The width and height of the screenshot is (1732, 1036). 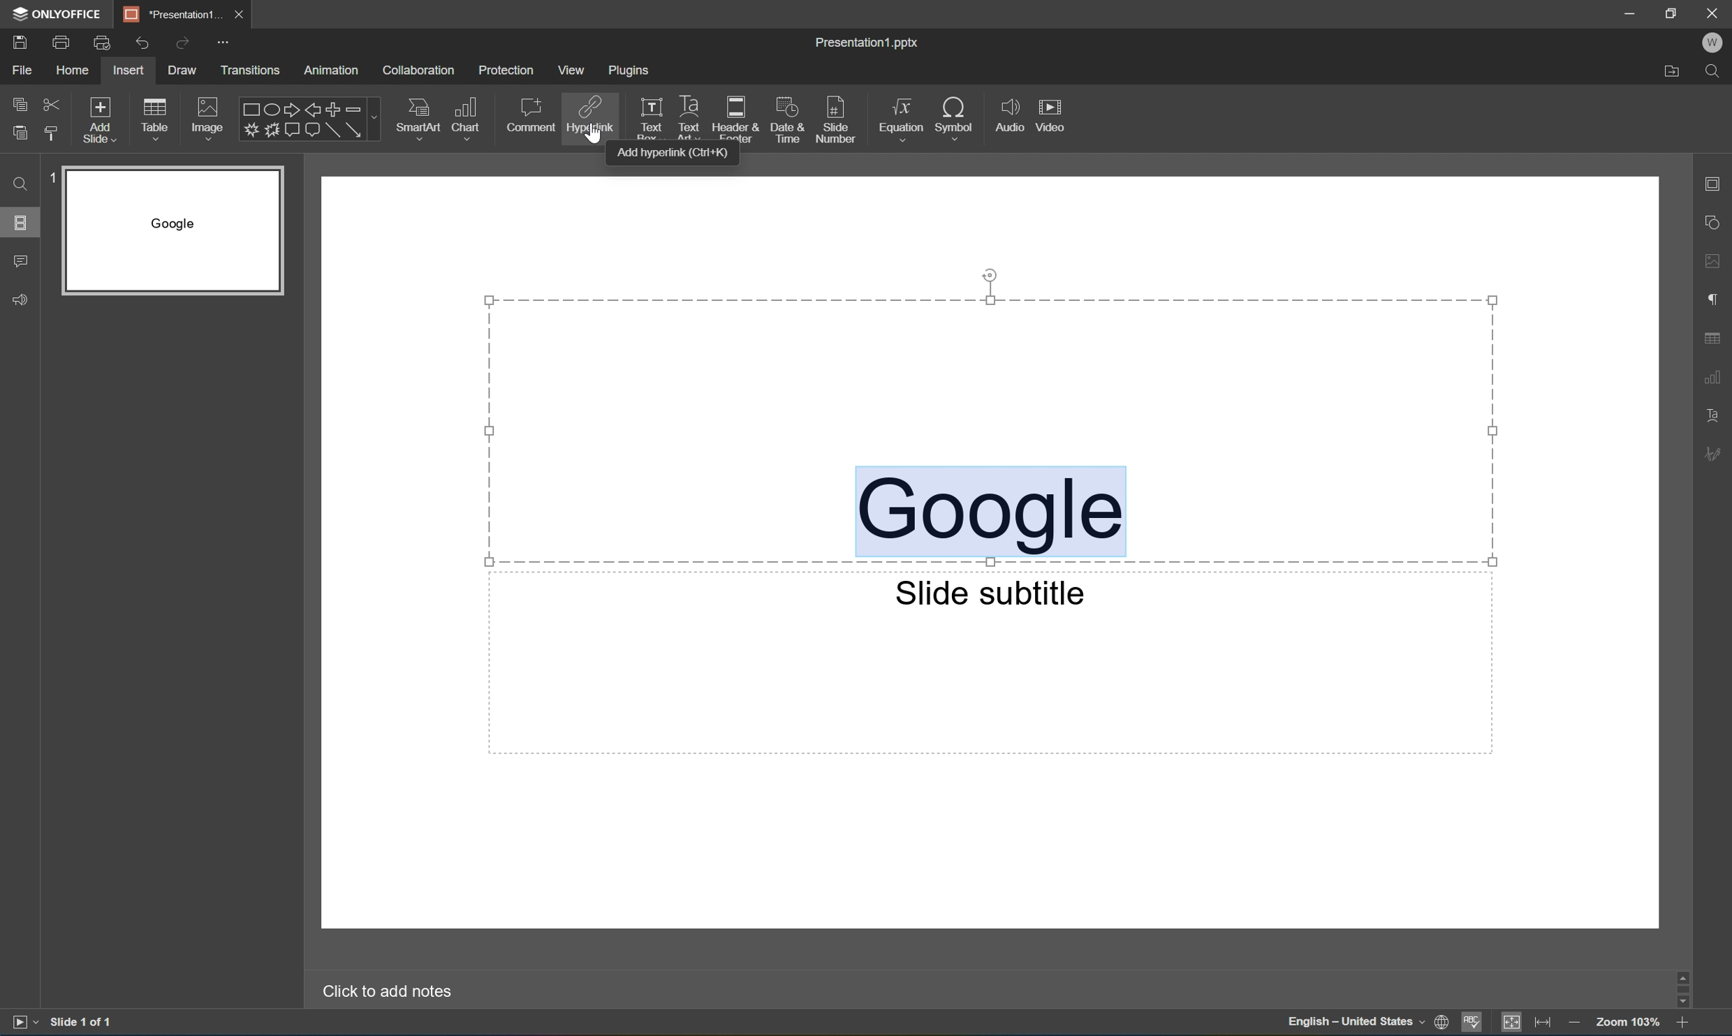 What do you see at coordinates (223, 43) in the screenshot?
I see `Customize Quick Access Toolbar` at bounding box center [223, 43].